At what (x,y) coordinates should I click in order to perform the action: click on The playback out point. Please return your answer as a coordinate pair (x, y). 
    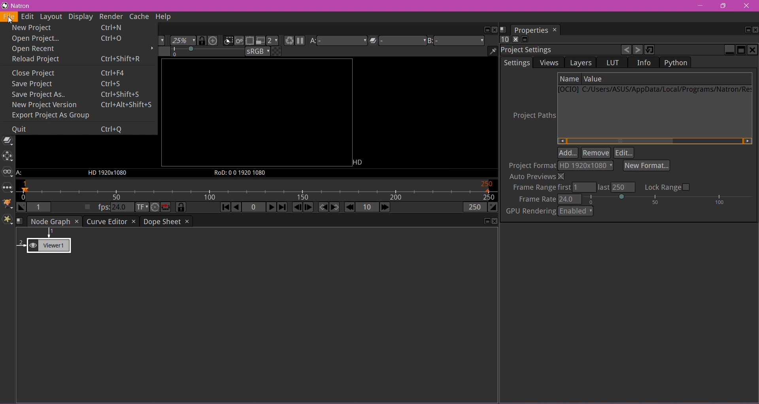
    Looking at the image, I should click on (474, 208).